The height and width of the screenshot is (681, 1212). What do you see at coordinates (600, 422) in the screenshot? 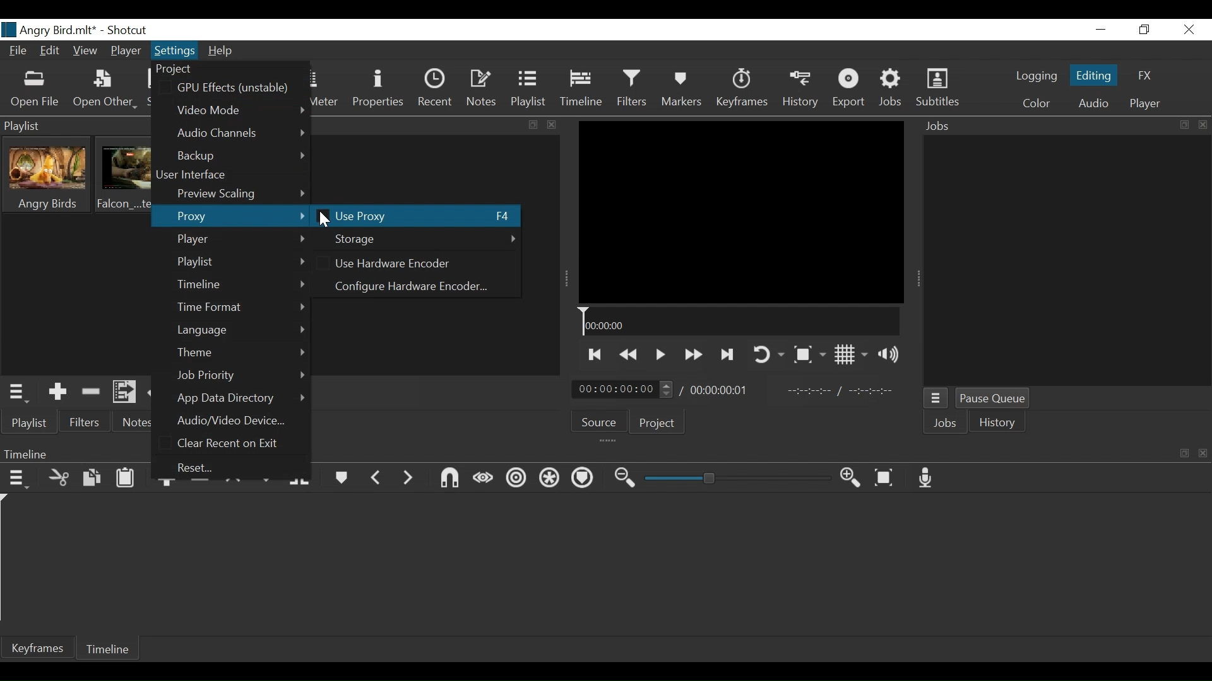
I see `Source` at bounding box center [600, 422].